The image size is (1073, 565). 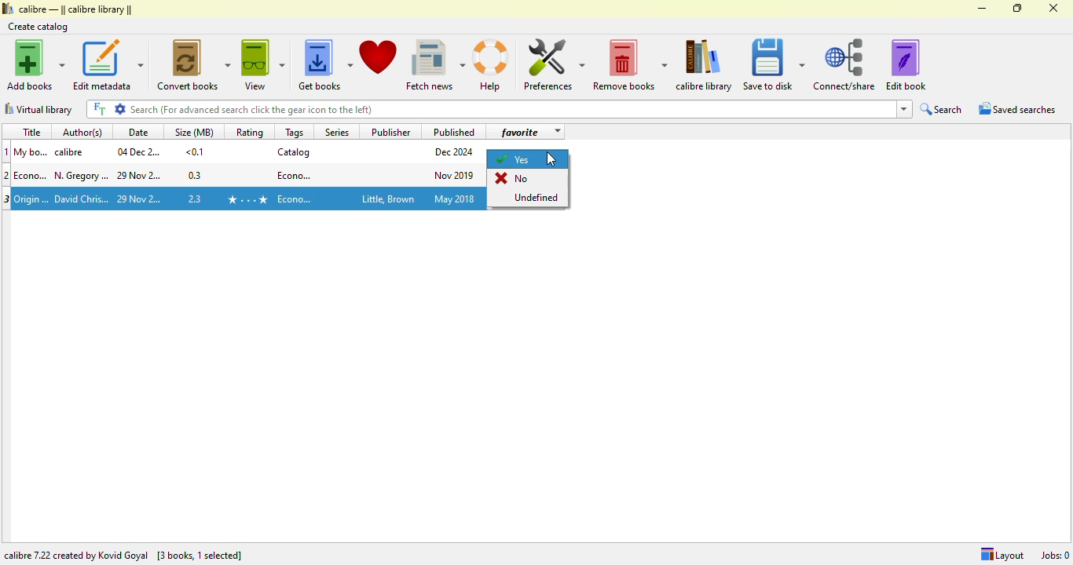 I want to click on saved searches, so click(x=1017, y=108).